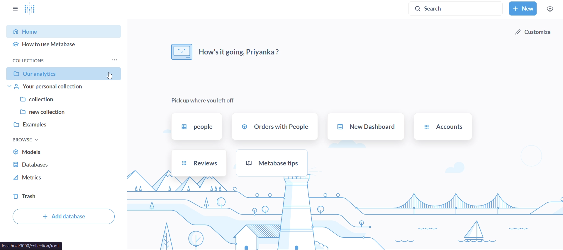  Describe the element at coordinates (442, 126) in the screenshot. I see `accounts` at that location.